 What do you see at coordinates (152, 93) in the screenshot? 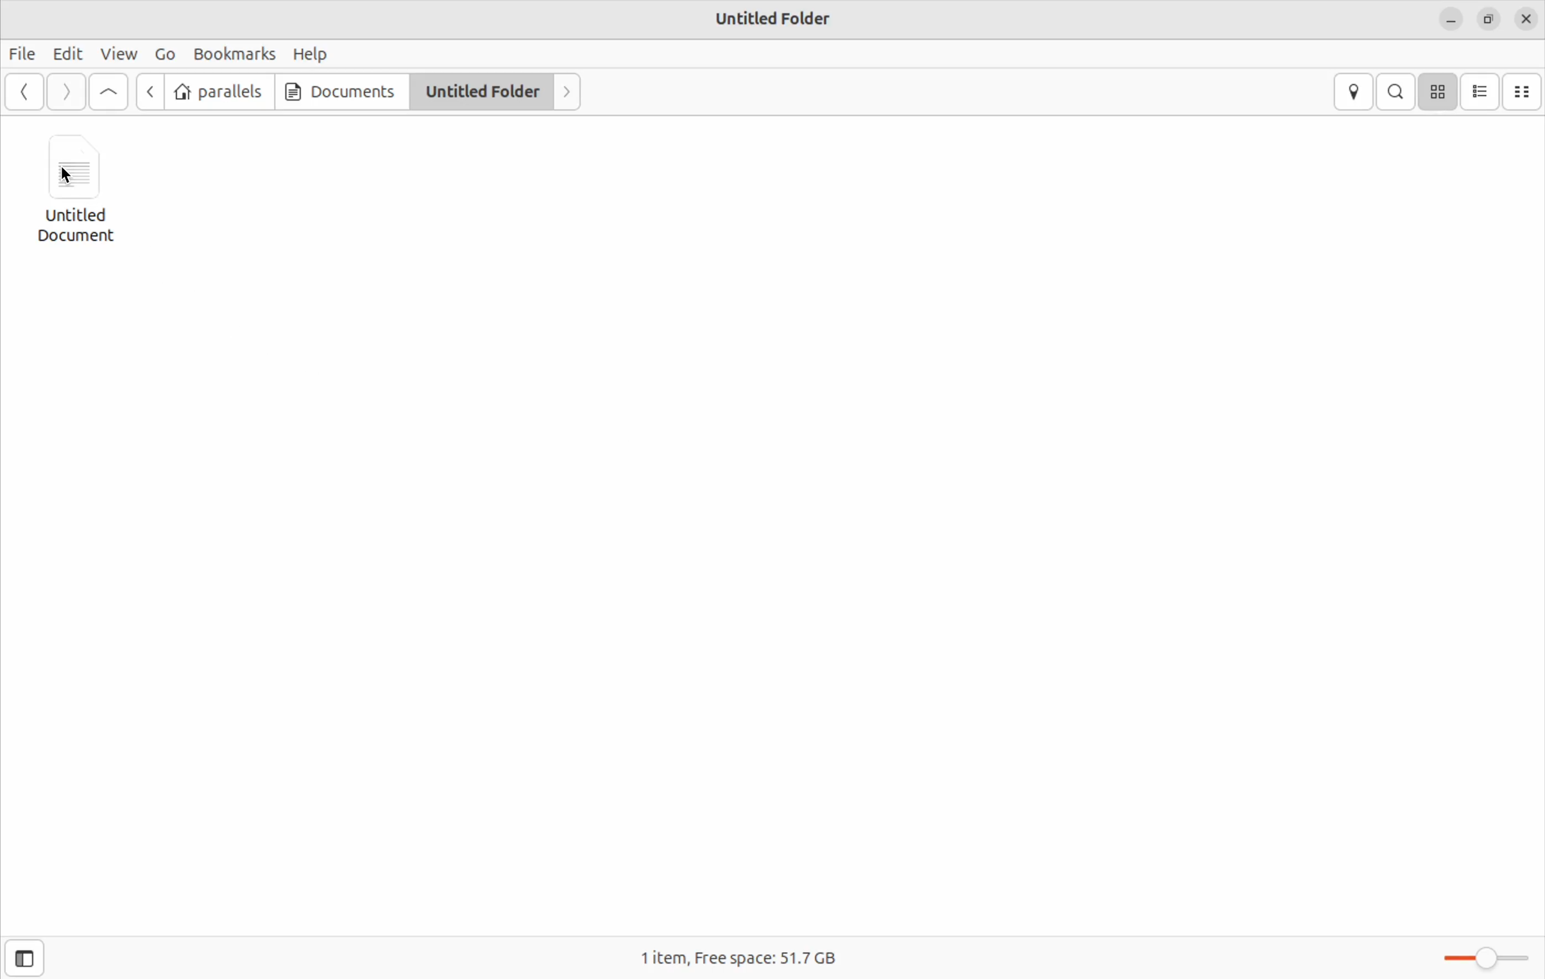
I see `back` at bounding box center [152, 93].